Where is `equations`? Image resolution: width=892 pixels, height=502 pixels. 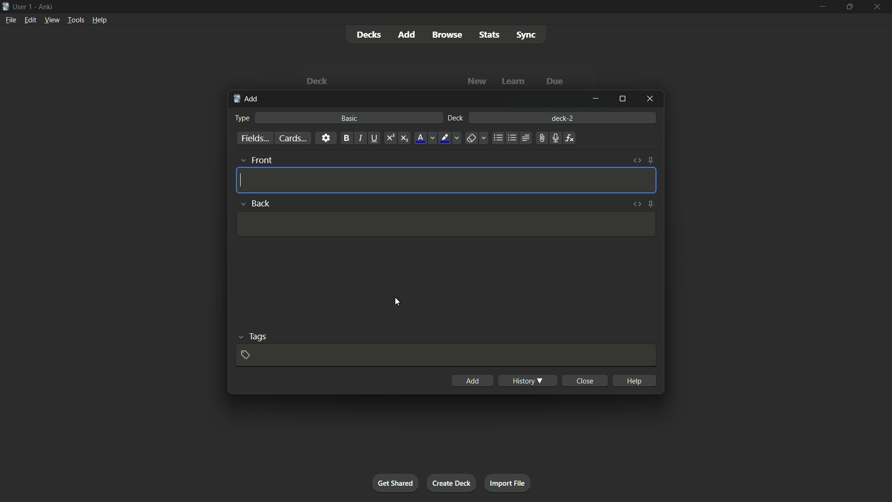
equations is located at coordinates (571, 139).